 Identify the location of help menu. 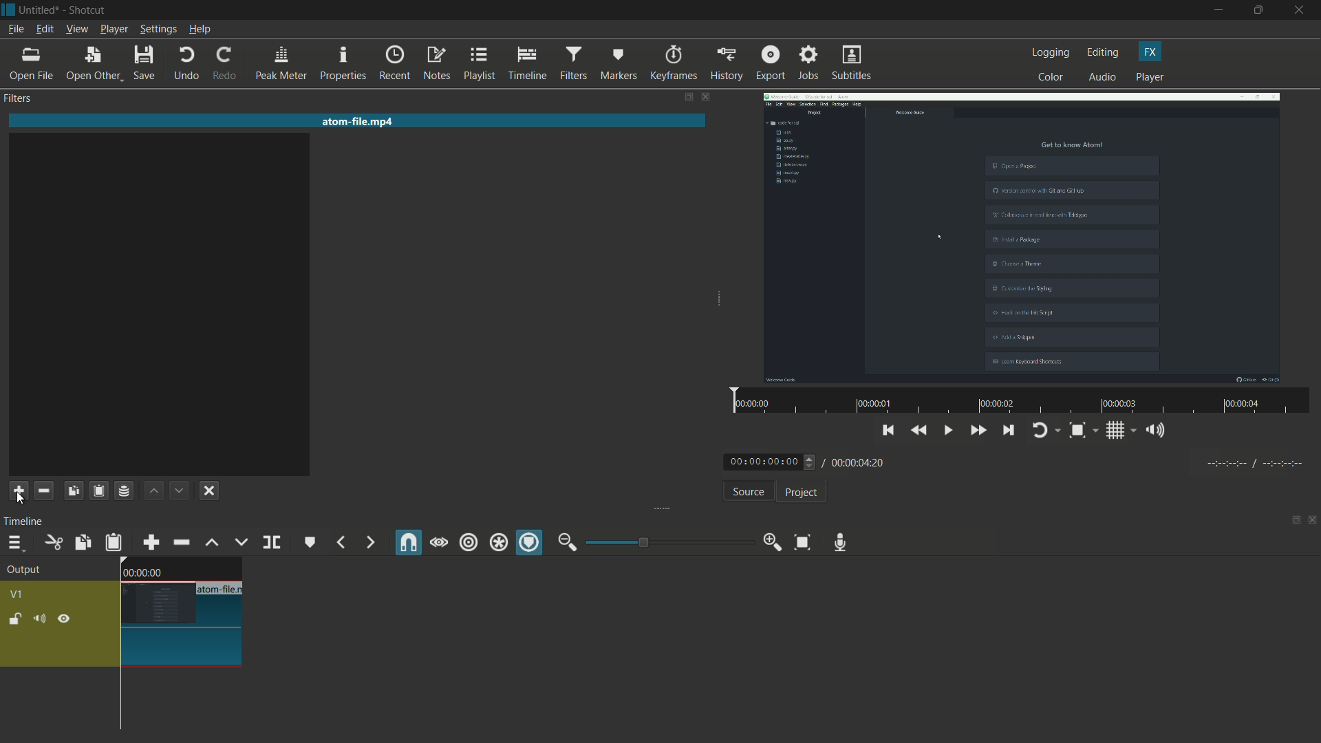
(200, 30).